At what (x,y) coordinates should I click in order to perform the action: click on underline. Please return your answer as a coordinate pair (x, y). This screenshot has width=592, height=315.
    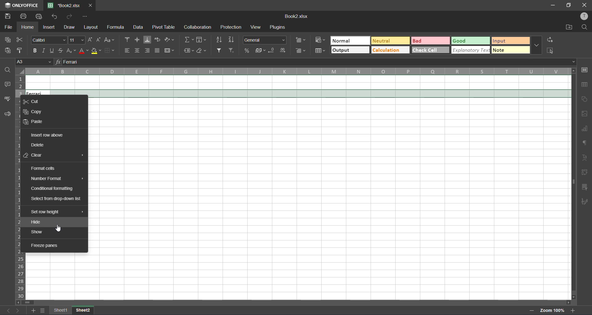
    Looking at the image, I should click on (53, 50).